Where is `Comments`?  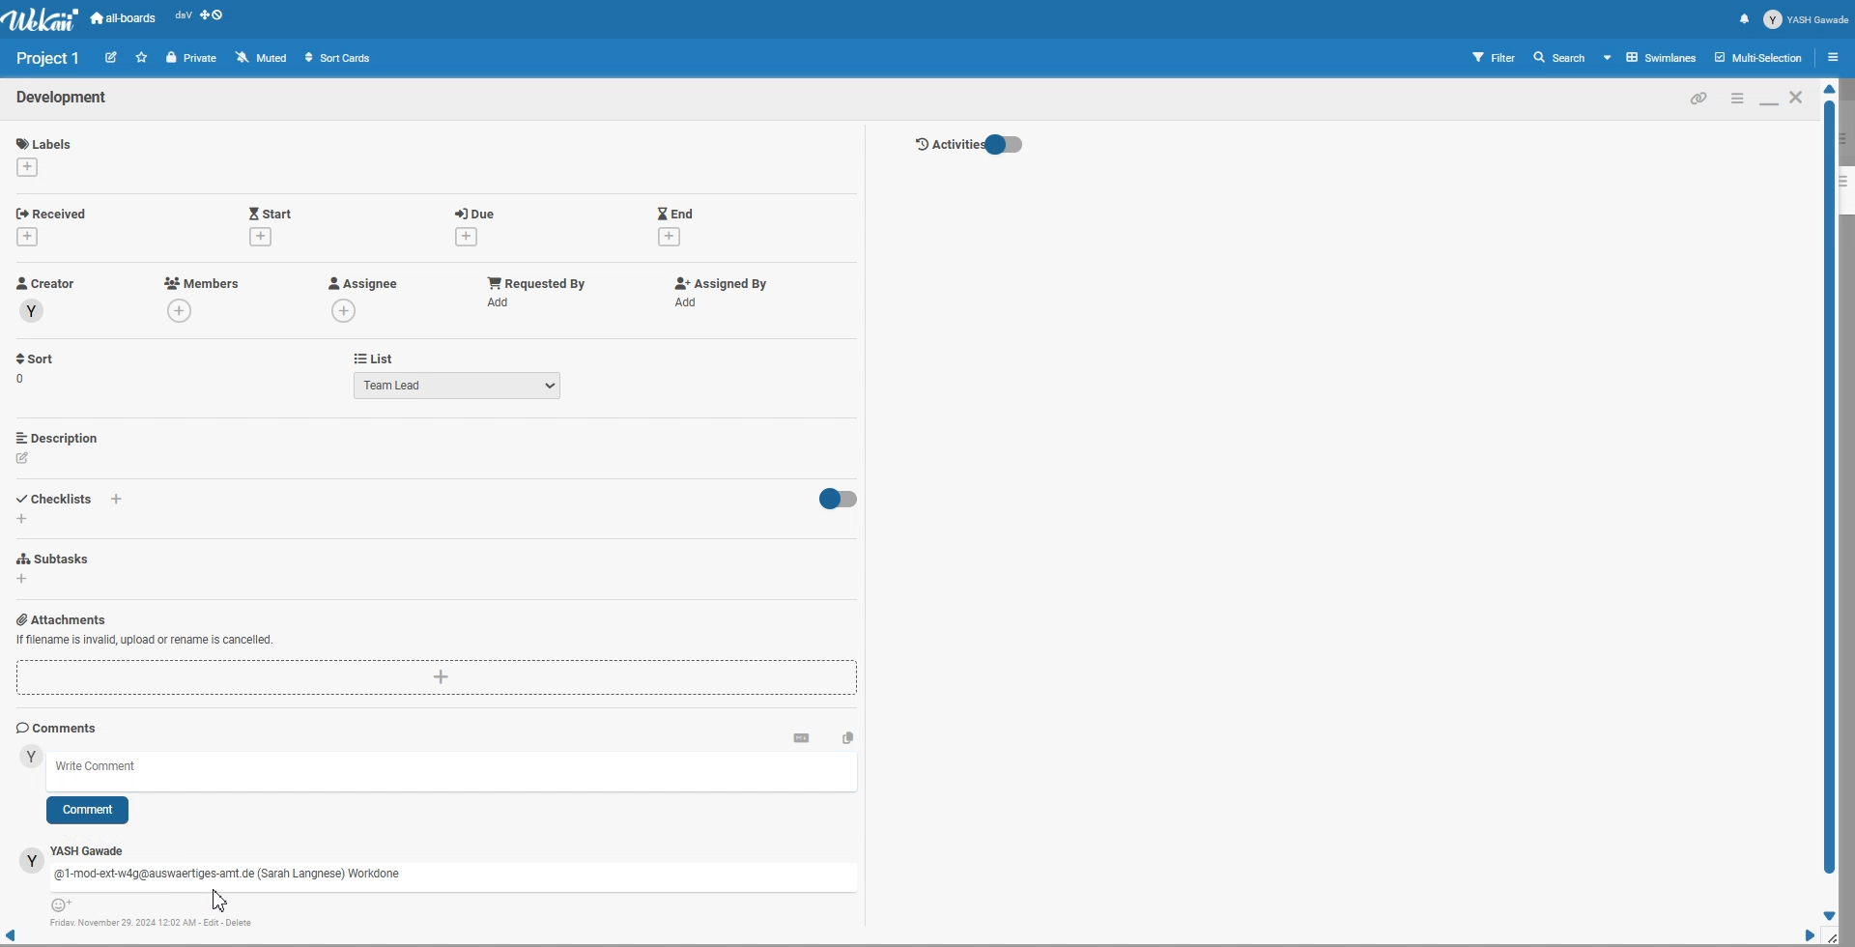
Comments is located at coordinates (57, 728).